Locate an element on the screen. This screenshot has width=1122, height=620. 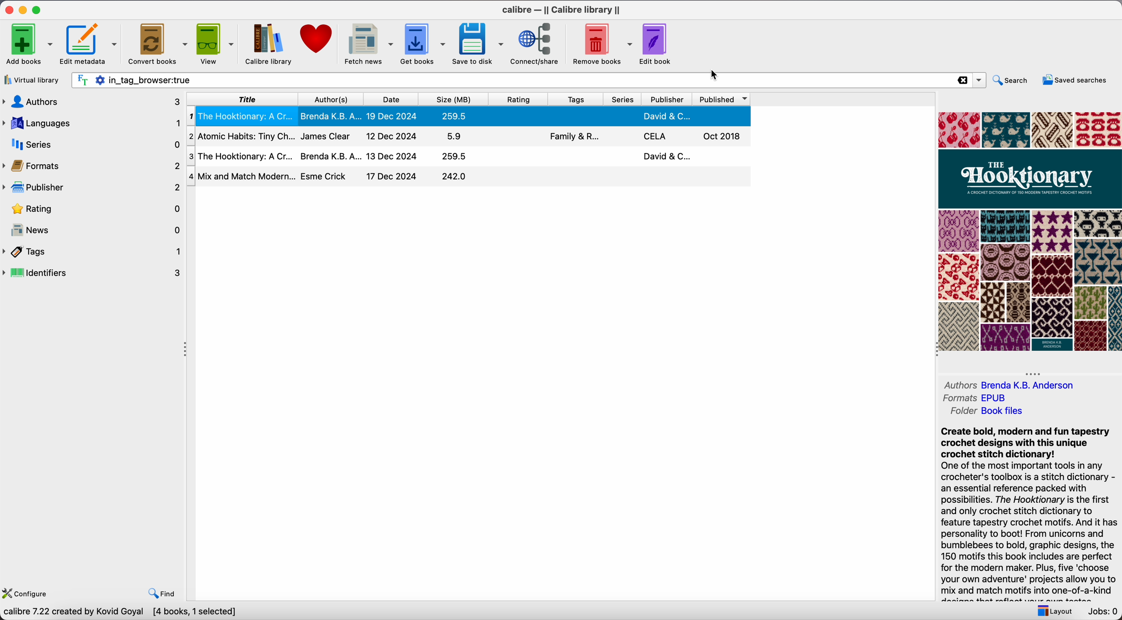
Mix and Match Modern is located at coordinates (247, 176).